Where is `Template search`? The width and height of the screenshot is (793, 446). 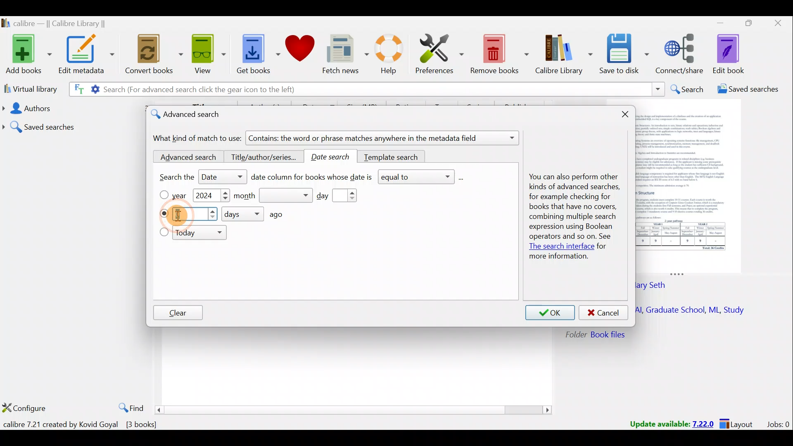
Template search is located at coordinates (392, 156).